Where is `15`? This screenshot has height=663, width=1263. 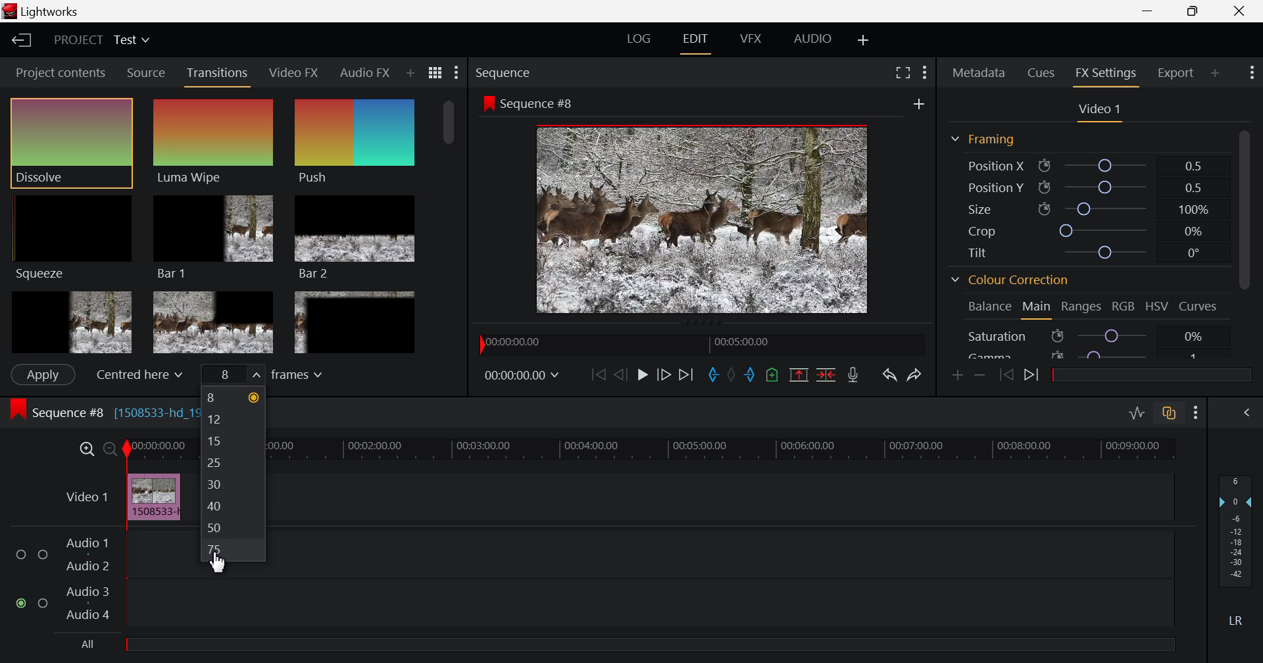 15 is located at coordinates (232, 440).